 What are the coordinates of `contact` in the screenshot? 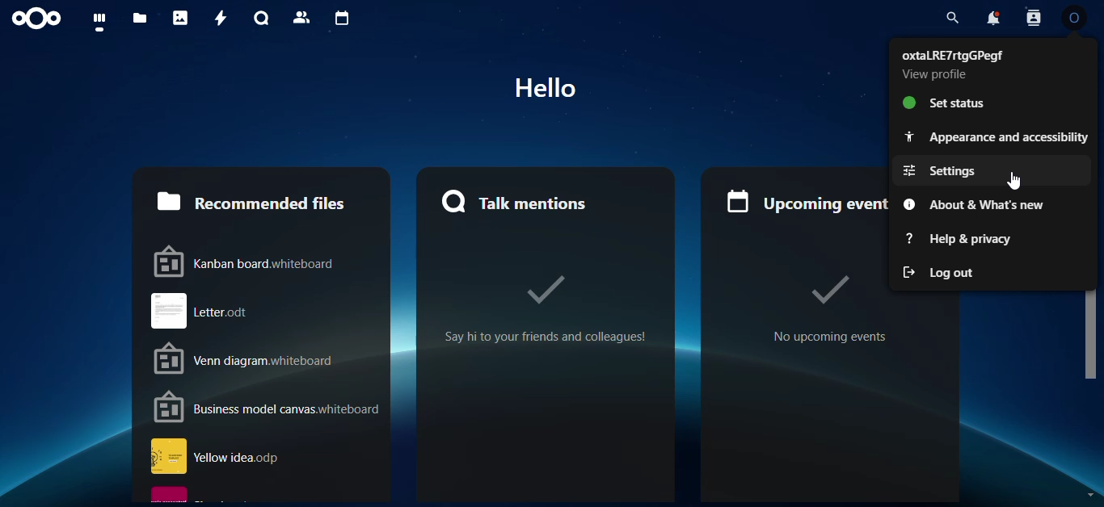 It's located at (1033, 18).